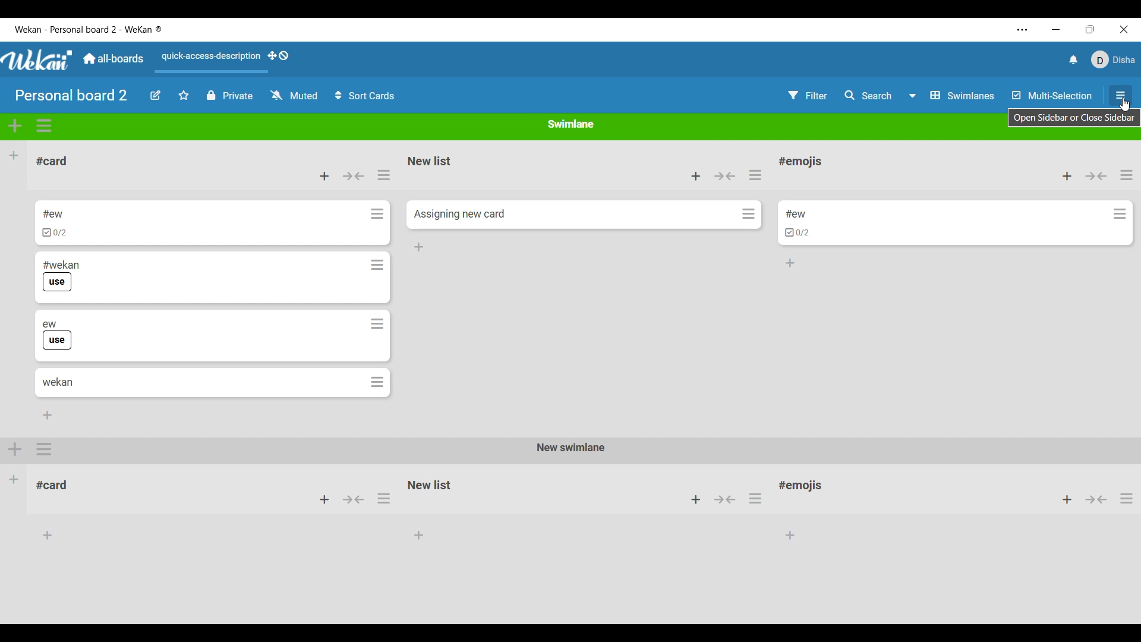  Describe the element at coordinates (725, 176) in the screenshot. I see `Collapse` at that location.